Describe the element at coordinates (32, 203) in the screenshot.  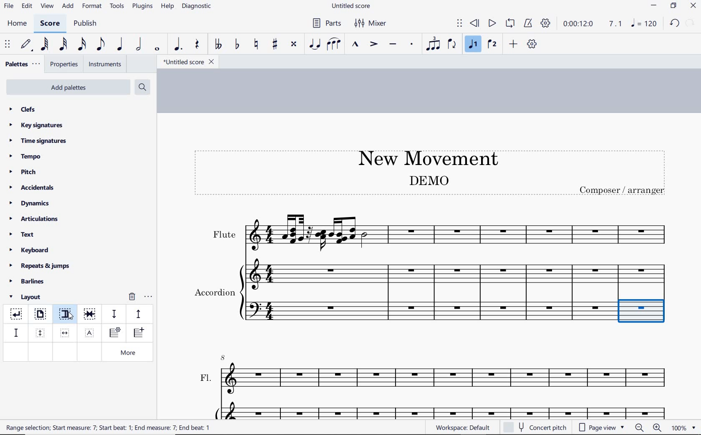
I see `dynamics` at that location.